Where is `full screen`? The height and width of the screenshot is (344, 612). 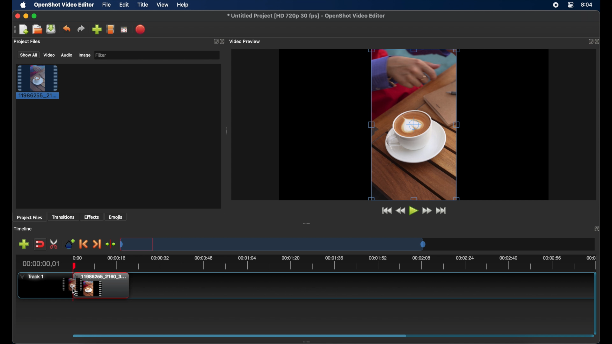 full screen is located at coordinates (124, 29).